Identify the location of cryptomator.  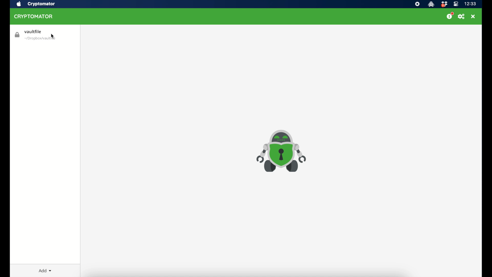
(41, 4).